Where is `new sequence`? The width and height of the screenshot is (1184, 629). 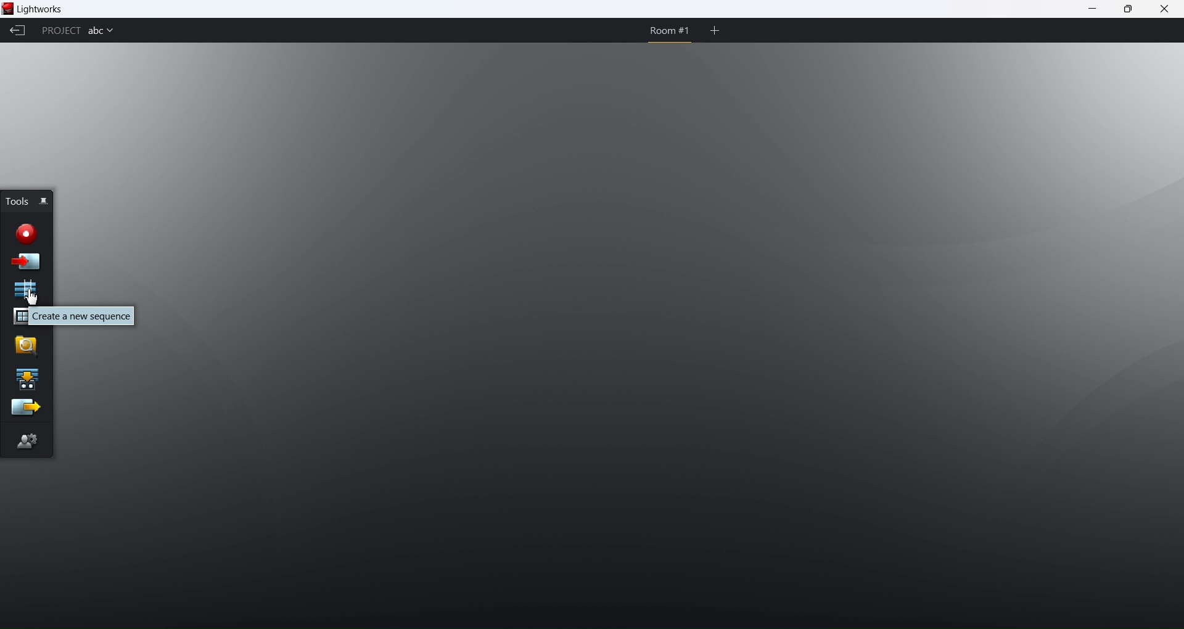 new sequence is located at coordinates (27, 290).